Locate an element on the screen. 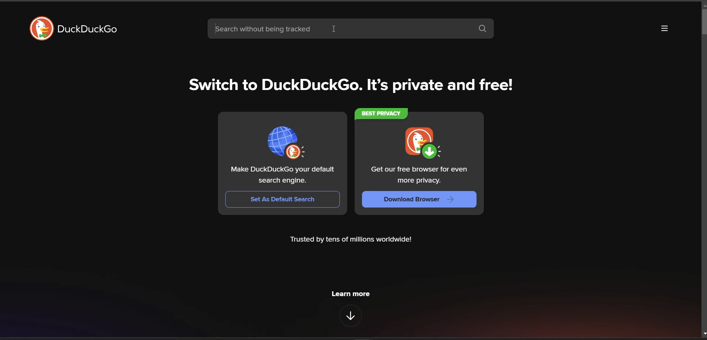  Trusted by tens of millions worldwide! is located at coordinates (356, 239).